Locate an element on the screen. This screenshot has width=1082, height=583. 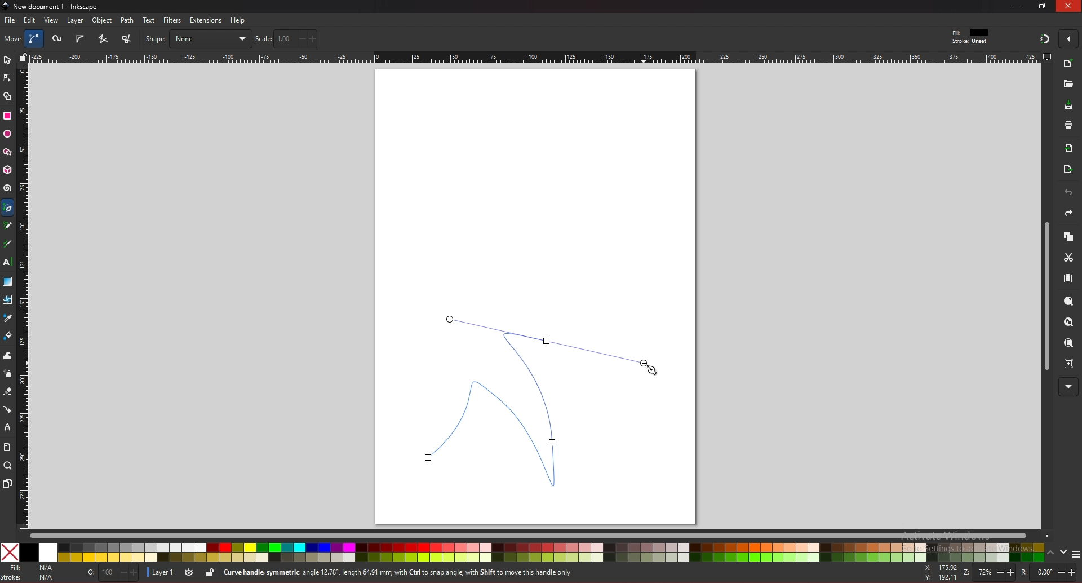
object is located at coordinates (104, 21).